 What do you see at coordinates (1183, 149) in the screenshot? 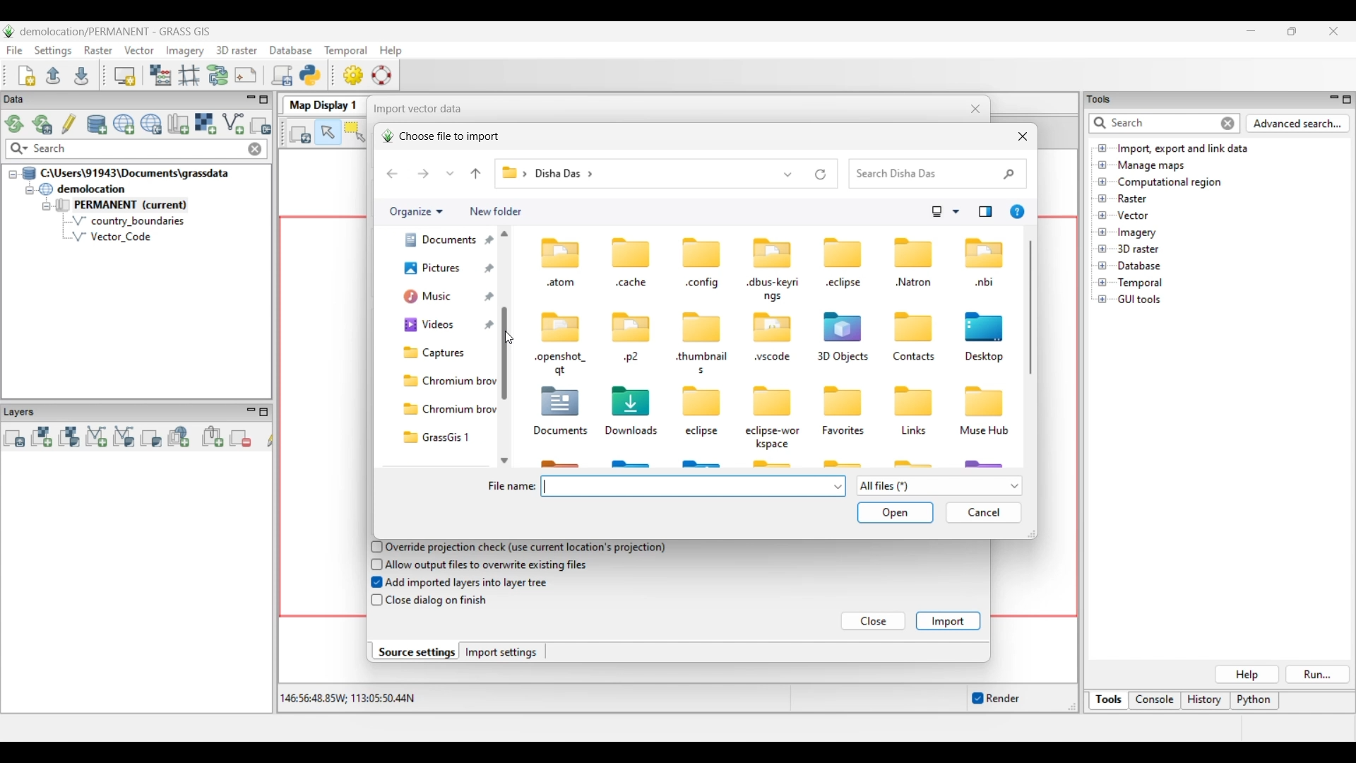
I see `Double click to view files under Import, export and link data` at bounding box center [1183, 149].